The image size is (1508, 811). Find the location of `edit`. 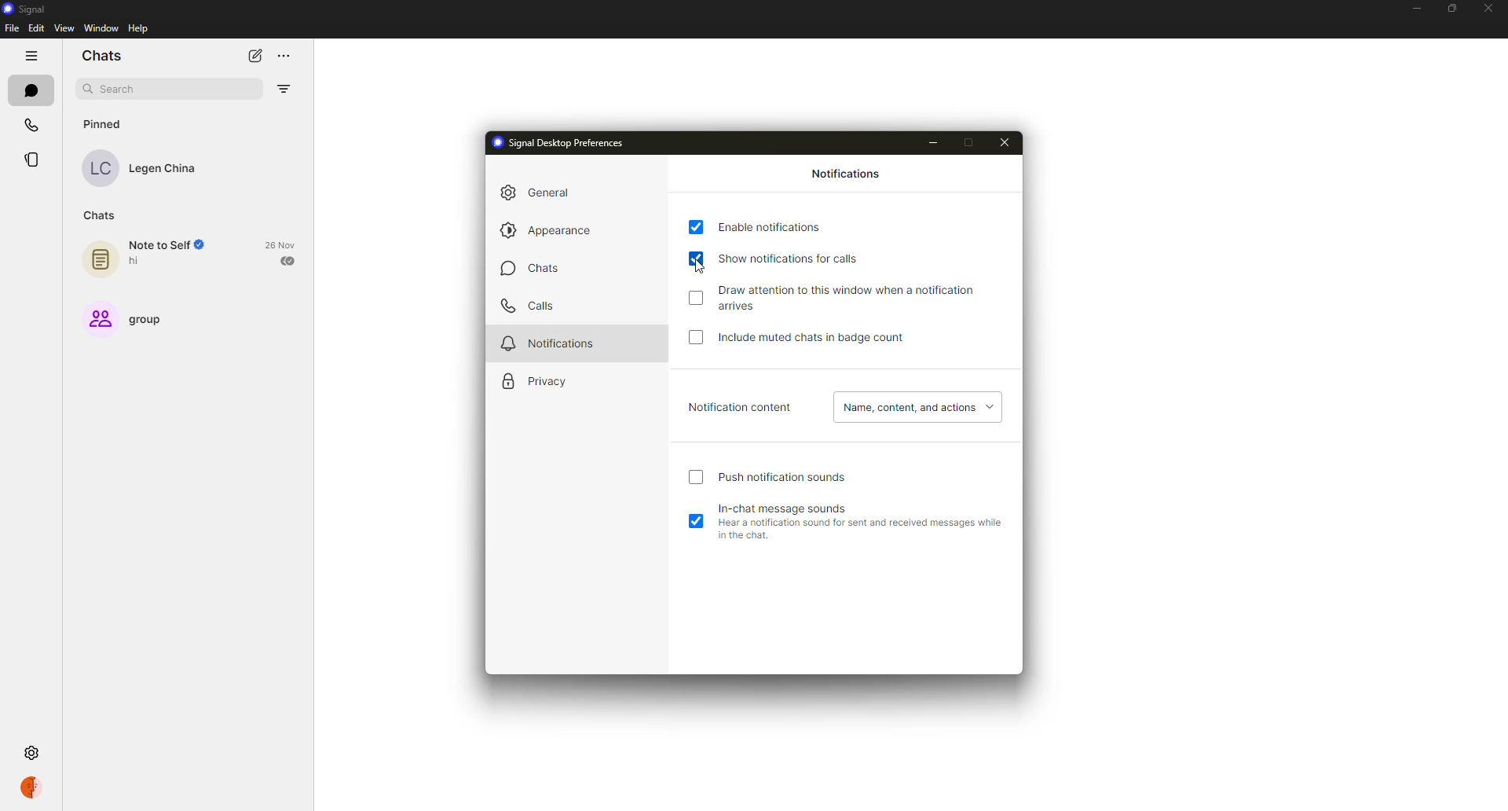

edit is located at coordinates (38, 28).